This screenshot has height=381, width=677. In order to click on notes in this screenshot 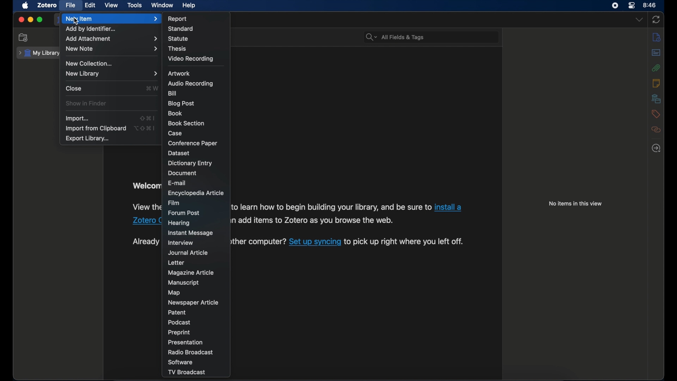, I will do `click(656, 83)`.